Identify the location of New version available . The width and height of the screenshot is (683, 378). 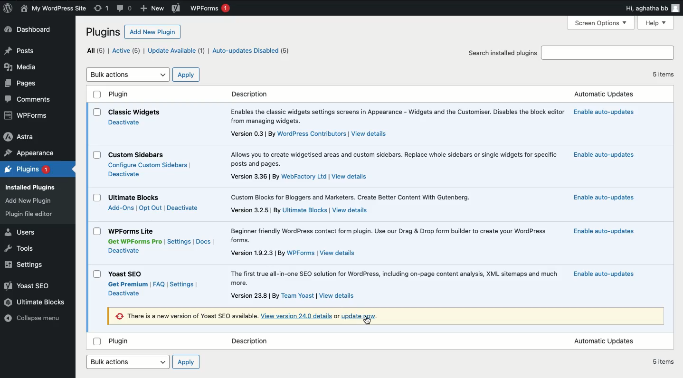
(186, 316).